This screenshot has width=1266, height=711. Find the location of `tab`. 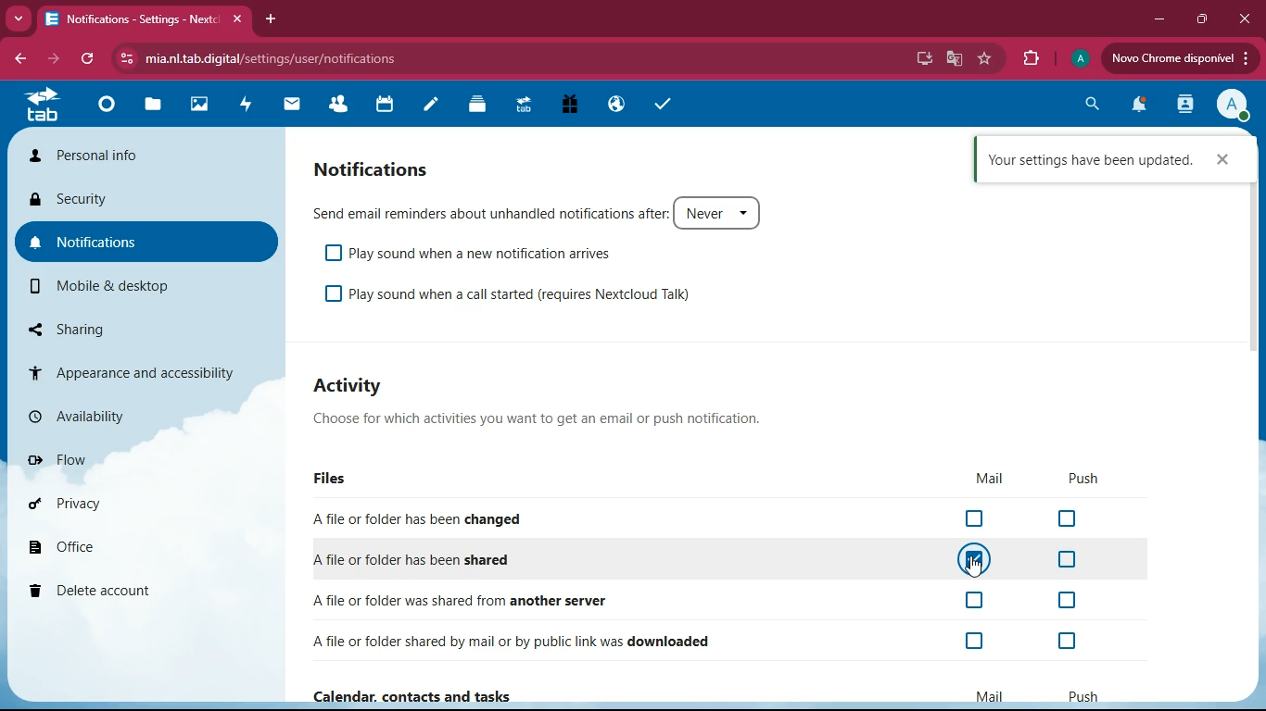

tab is located at coordinates (43, 106).